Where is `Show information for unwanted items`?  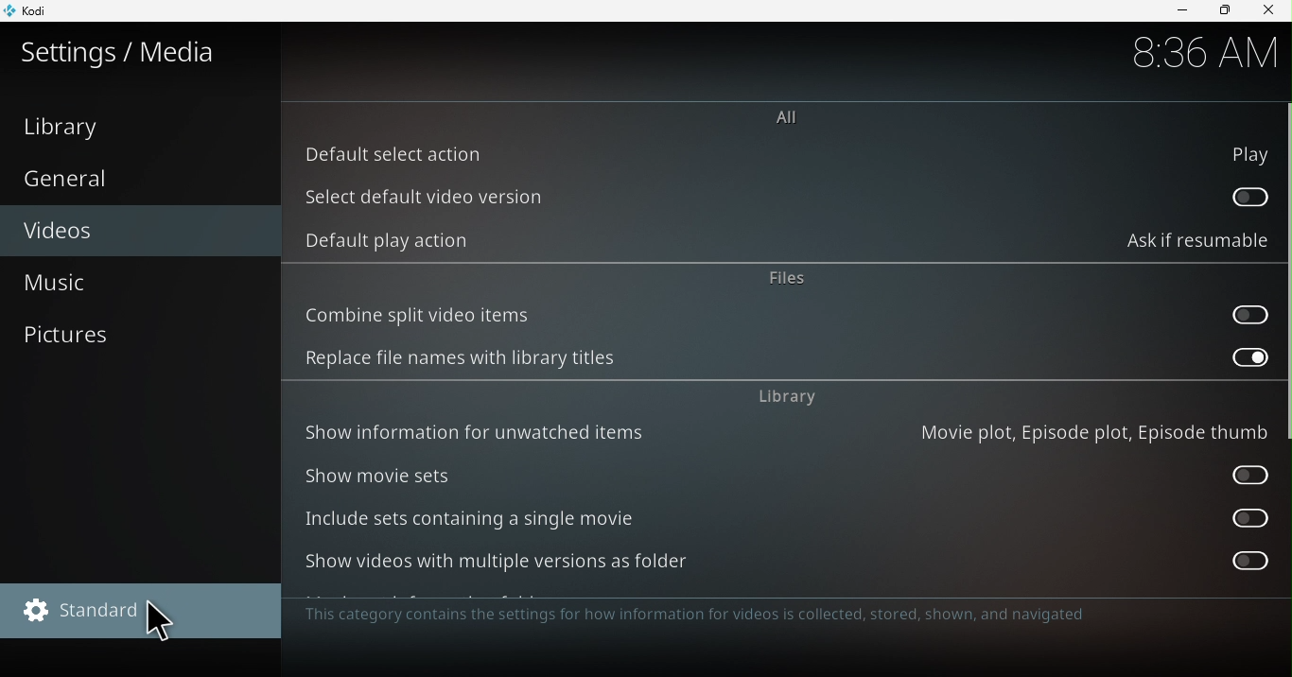
Show information for unwanted items is located at coordinates (781, 433).